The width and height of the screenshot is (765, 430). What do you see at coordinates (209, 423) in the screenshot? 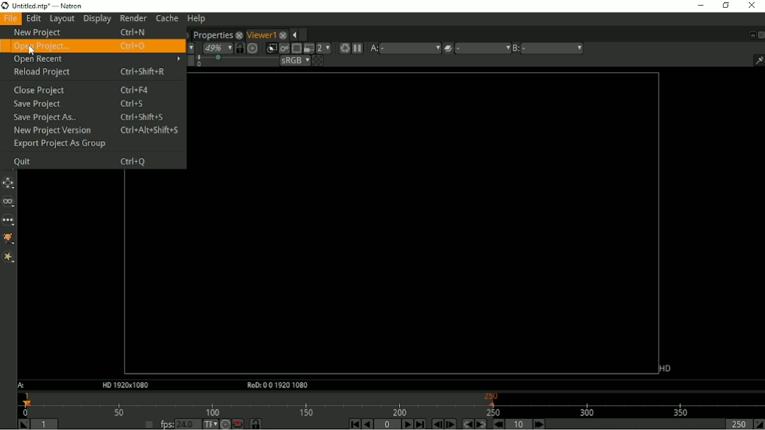
I see `Set the time display format` at bounding box center [209, 423].